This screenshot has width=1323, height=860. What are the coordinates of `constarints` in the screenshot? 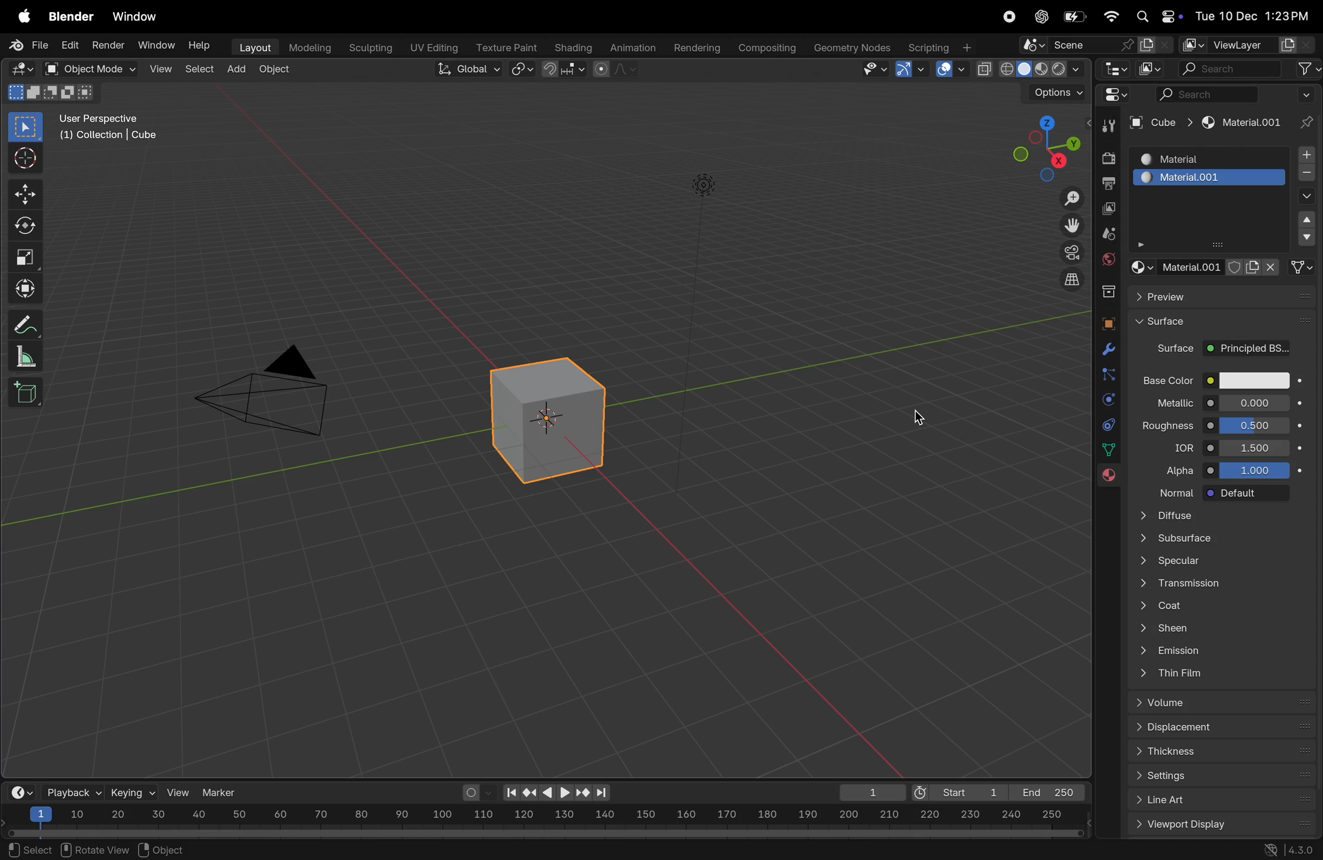 It's located at (1108, 427).